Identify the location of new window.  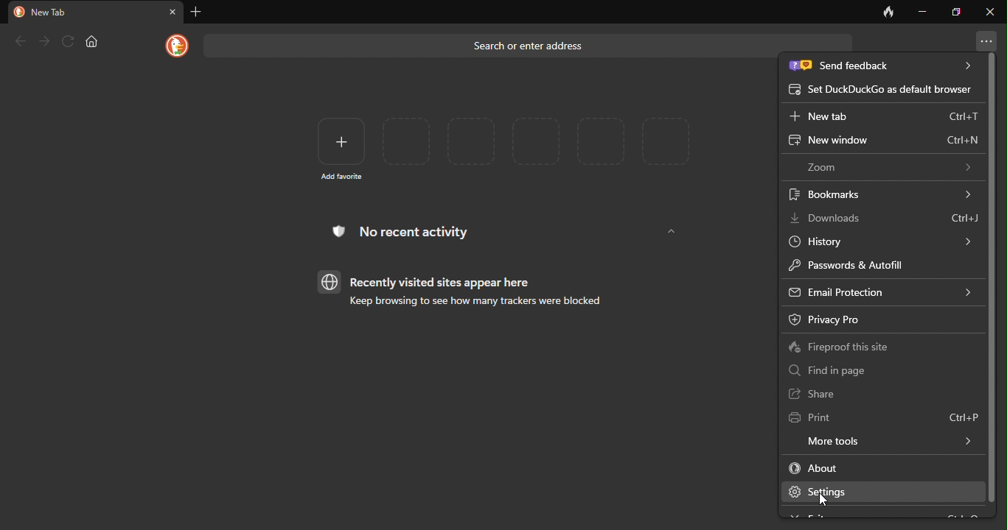
(881, 141).